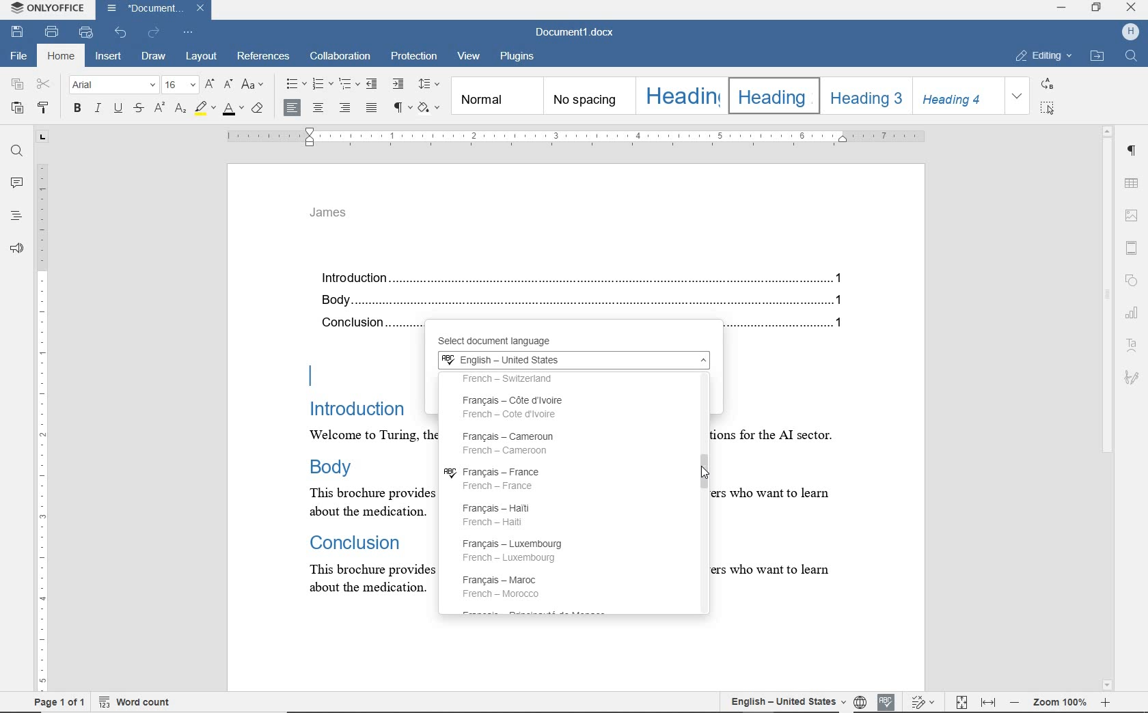  I want to click on Introduction.......................................................................................................................................1, so click(587, 279).